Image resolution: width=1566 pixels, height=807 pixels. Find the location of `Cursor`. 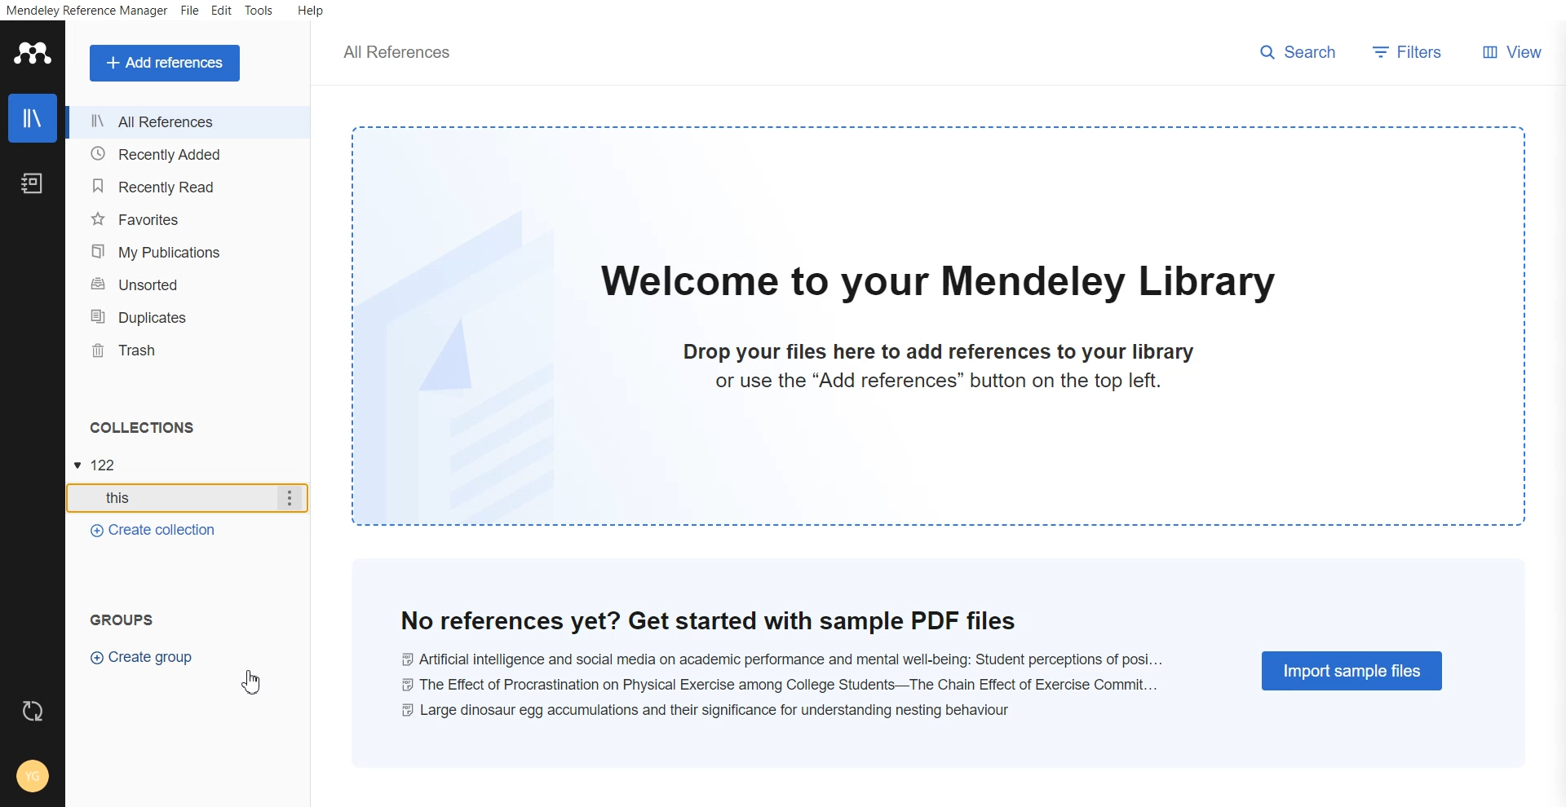

Cursor is located at coordinates (257, 681).